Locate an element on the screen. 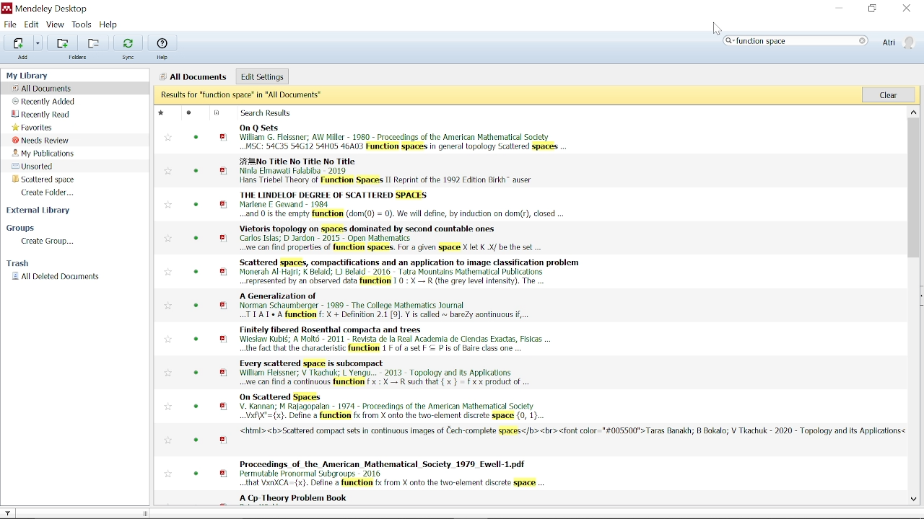  Finitely fibered Rosenthal compacta and trees Wiestaws Kubié; A Molt - 2011 - Revita de la Real Academia de Ciencias Exactas, Fisicasthe fact that the characteristic function 1 F of a sel F = P is of Baire lass one is located at coordinates (546, 339).